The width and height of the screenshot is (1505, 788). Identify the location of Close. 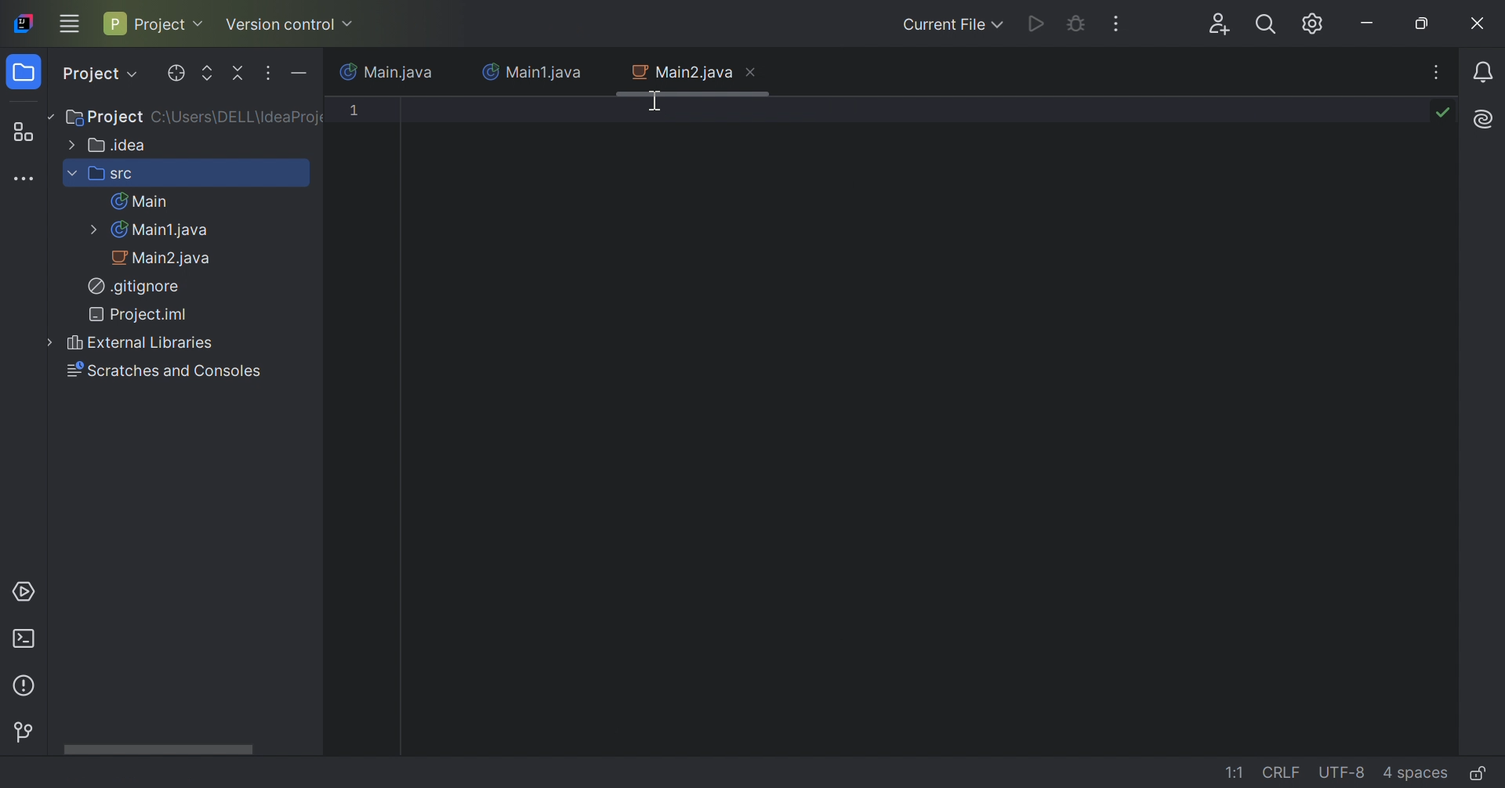
(752, 73).